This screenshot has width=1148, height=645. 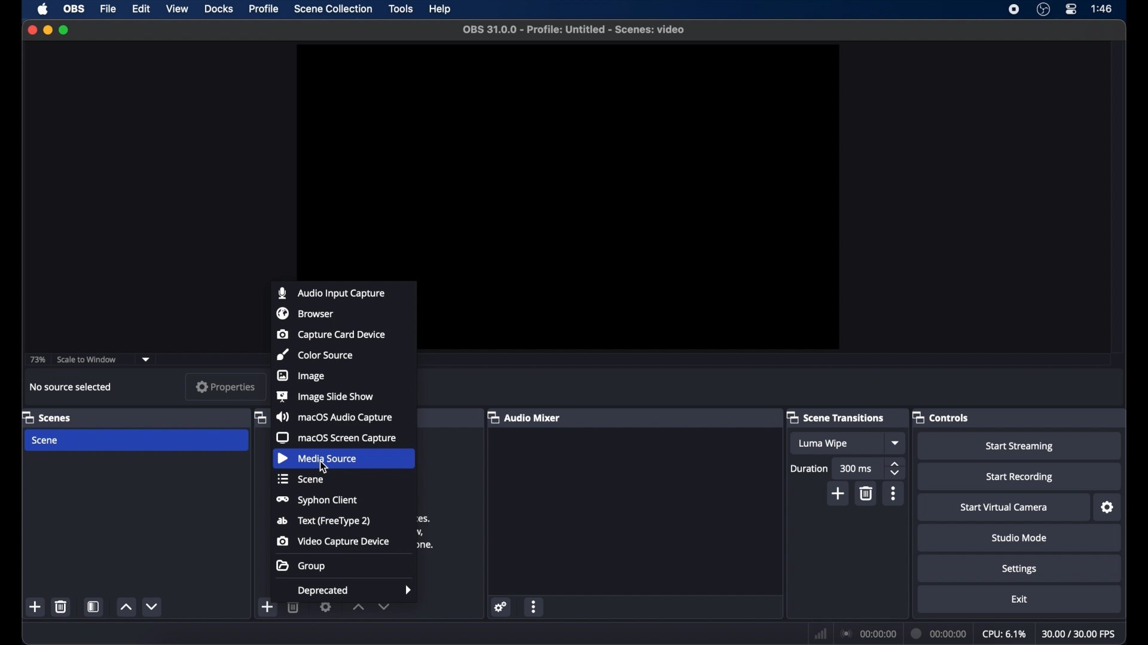 I want to click on settings, so click(x=502, y=606).